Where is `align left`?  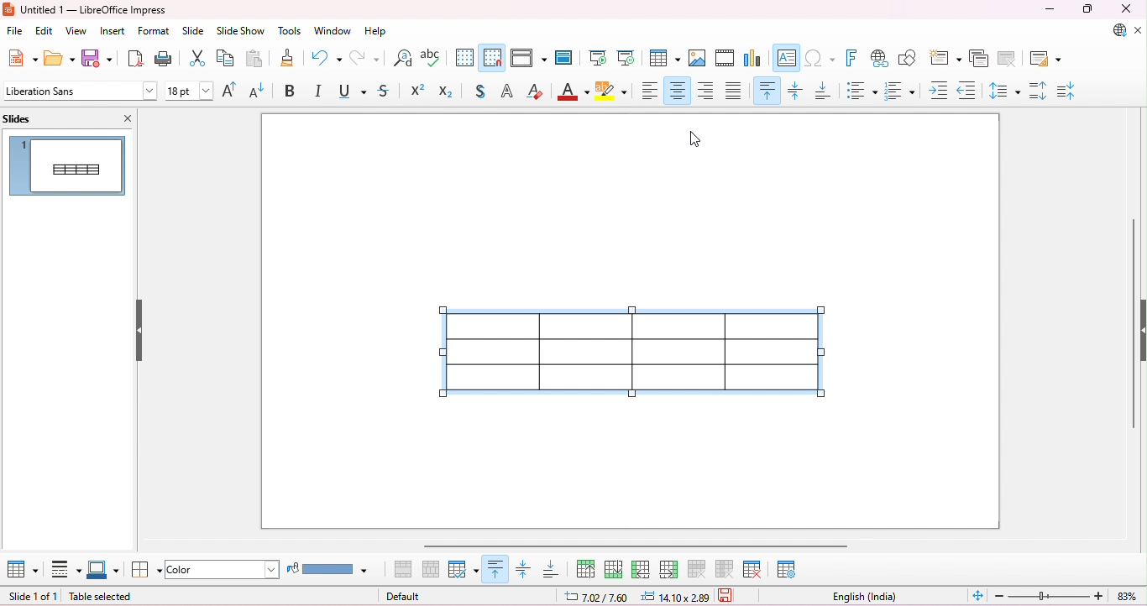 align left is located at coordinates (650, 91).